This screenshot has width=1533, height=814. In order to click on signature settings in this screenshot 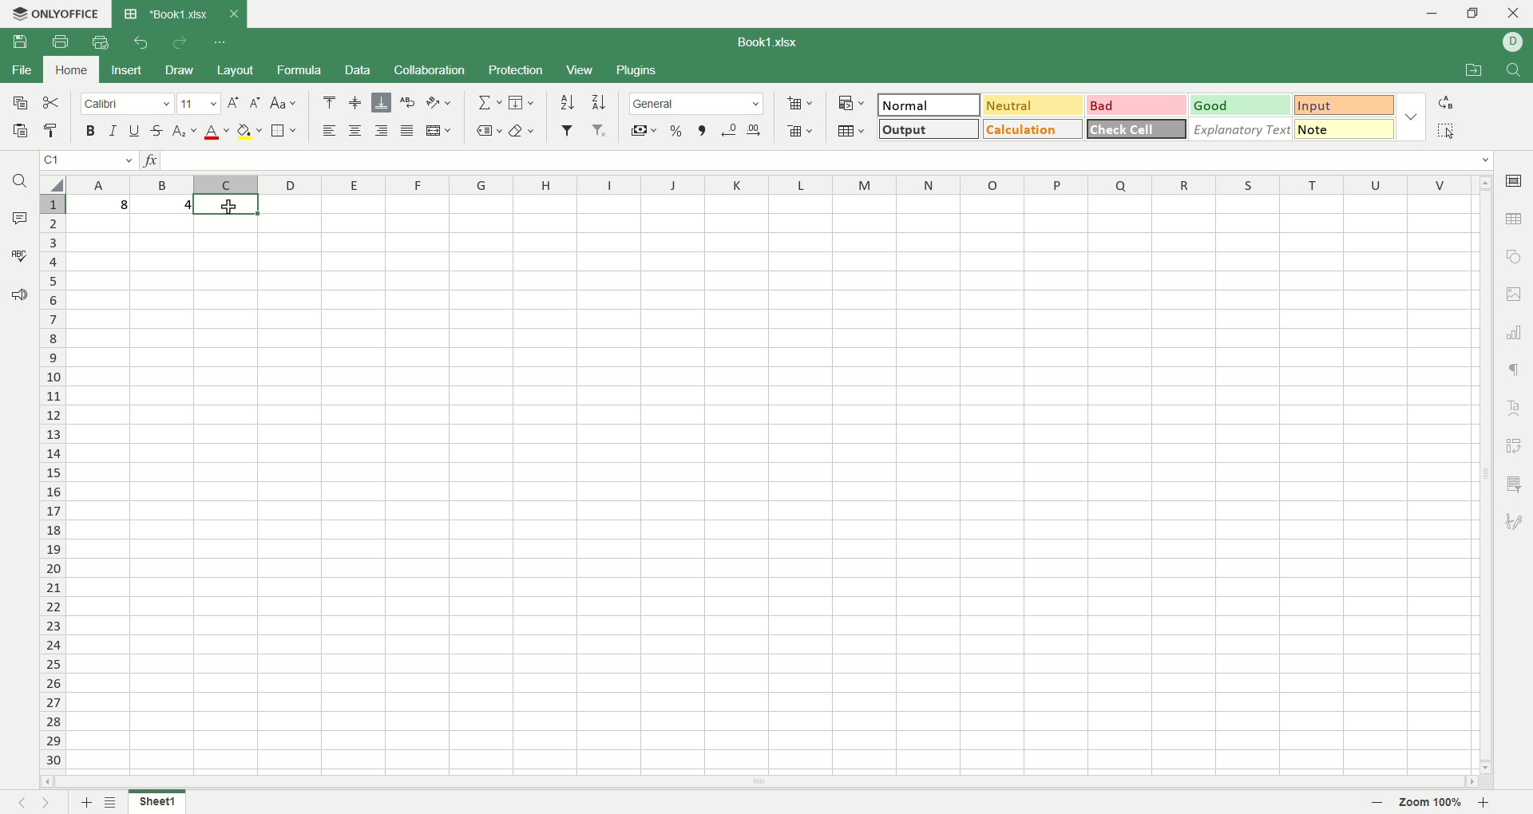, I will do `click(1515, 520)`.